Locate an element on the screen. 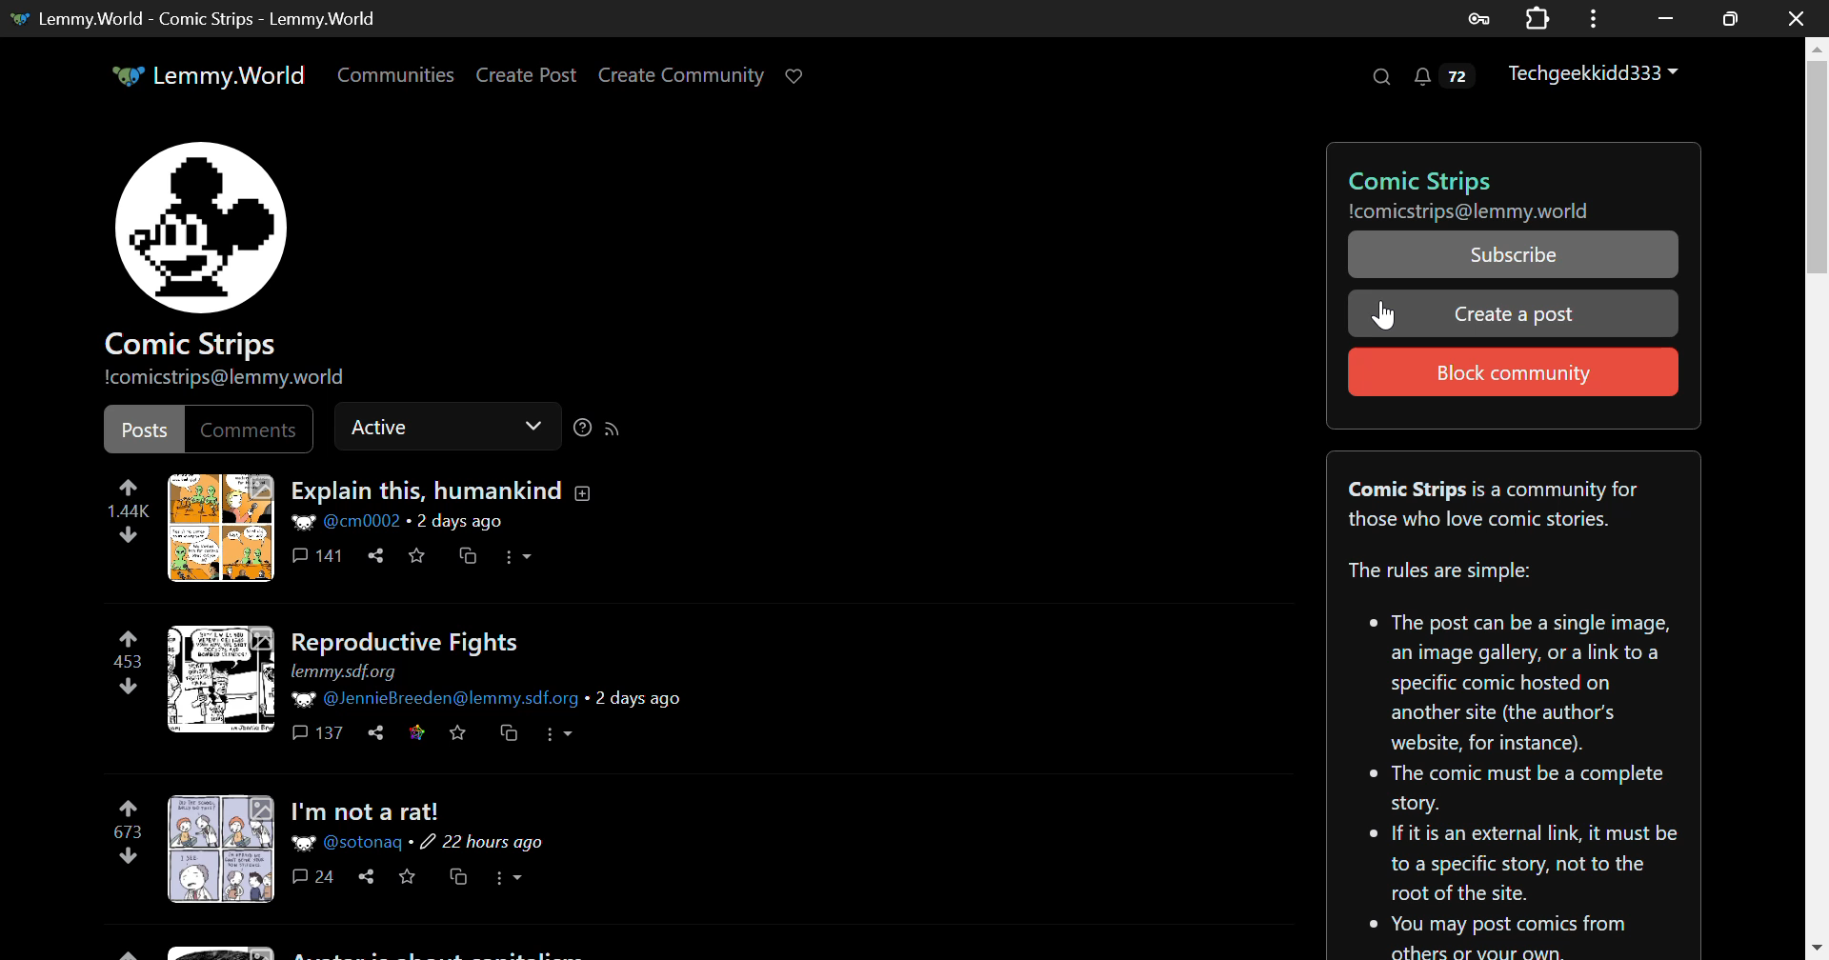  Close Window is located at coordinates (1799, 18).